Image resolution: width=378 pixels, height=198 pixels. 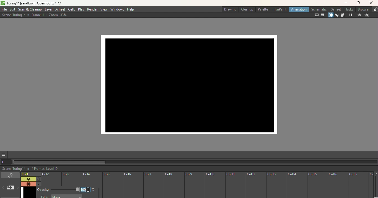 I want to click on Minimize, so click(x=345, y=4).